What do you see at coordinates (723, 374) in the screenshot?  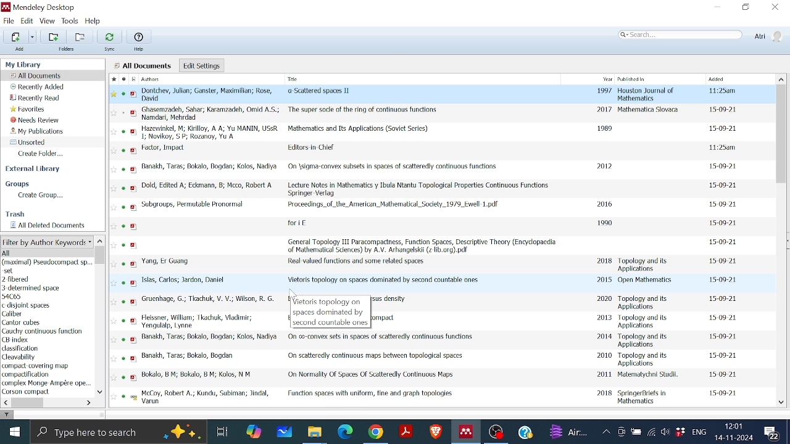 I see `daet` at bounding box center [723, 374].